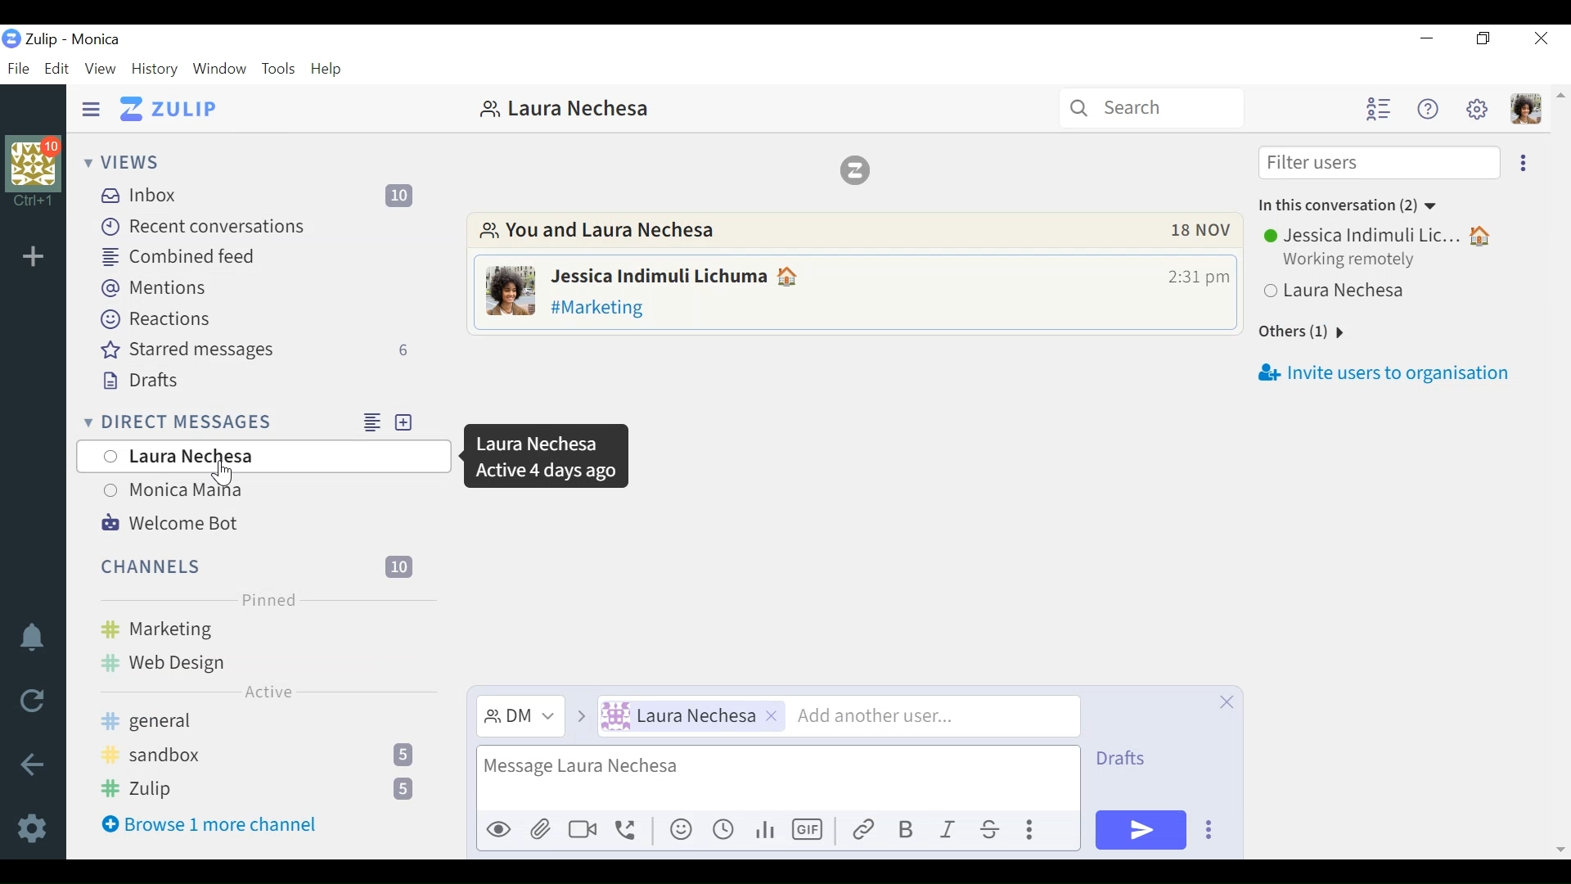 The image size is (1571, 884). What do you see at coordinates (1392, 263) in the screenshot?
I see `user` at bounding box center [1392, 263].